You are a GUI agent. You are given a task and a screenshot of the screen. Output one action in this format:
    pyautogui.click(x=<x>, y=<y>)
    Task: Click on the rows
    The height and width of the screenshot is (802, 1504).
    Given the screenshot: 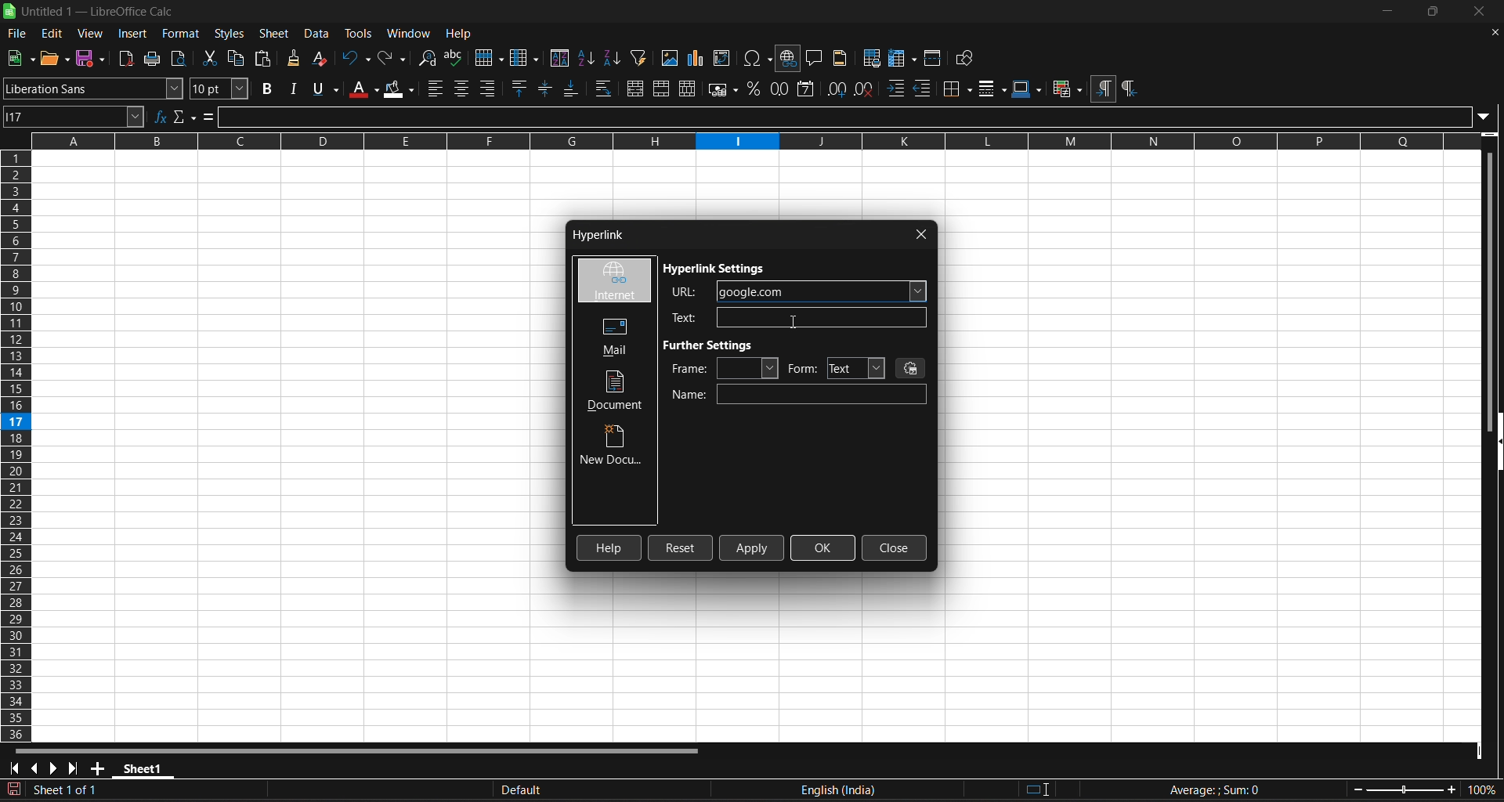 What is the action you would take?
    pyautogui.click(x=745, y=146)
    